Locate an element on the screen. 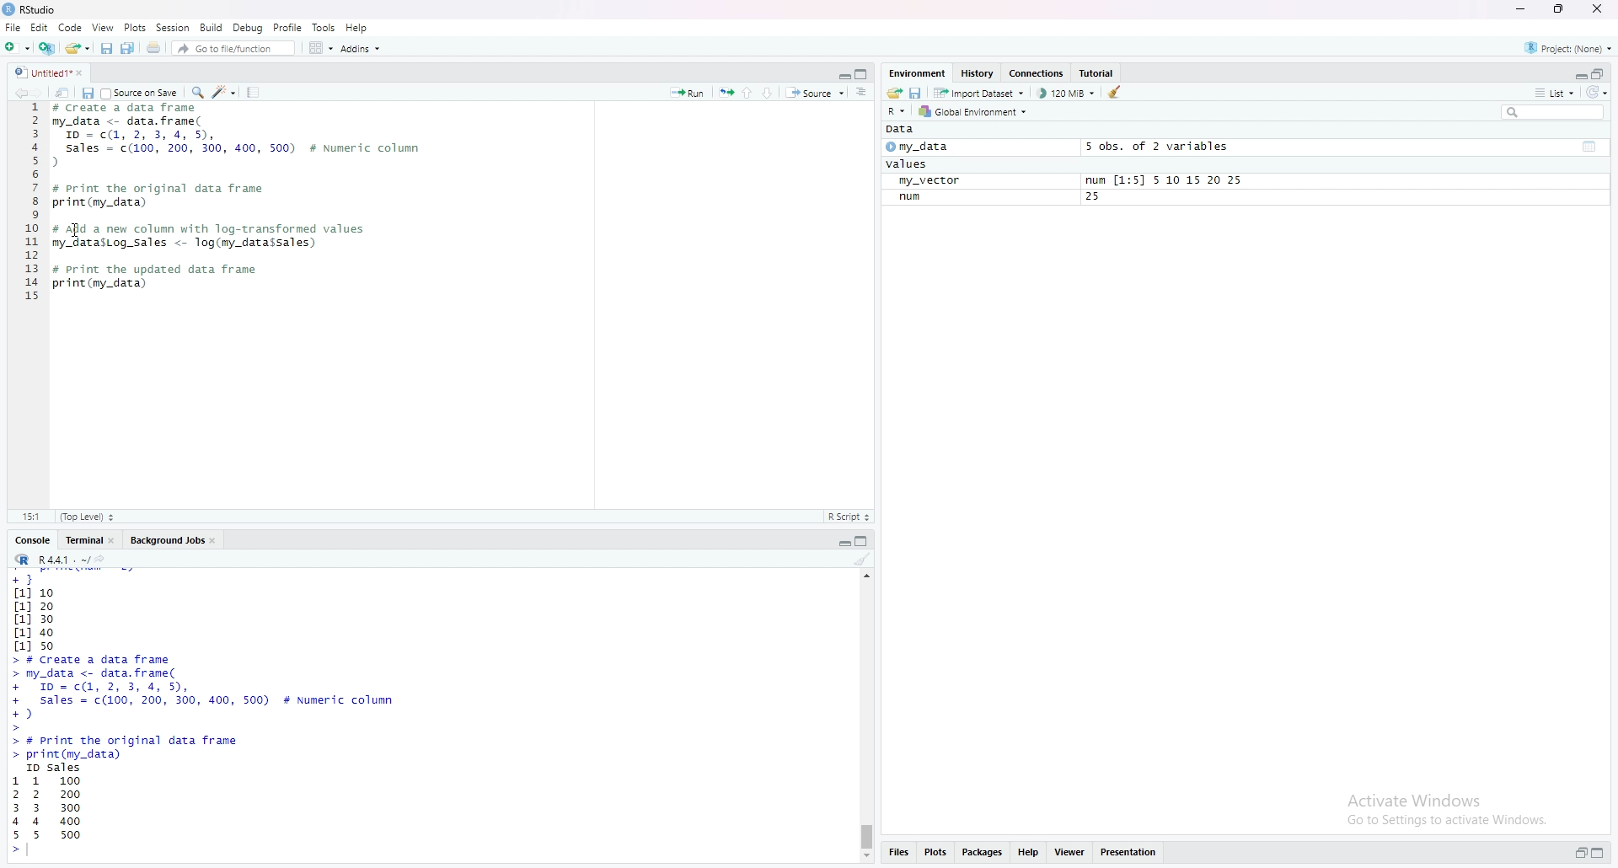  file is located at coordinates (13, 27).